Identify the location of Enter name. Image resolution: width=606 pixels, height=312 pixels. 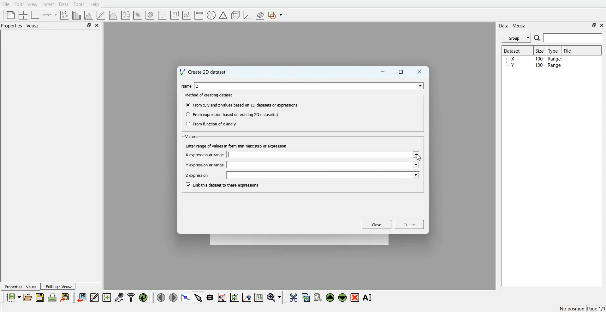
(324, 155).